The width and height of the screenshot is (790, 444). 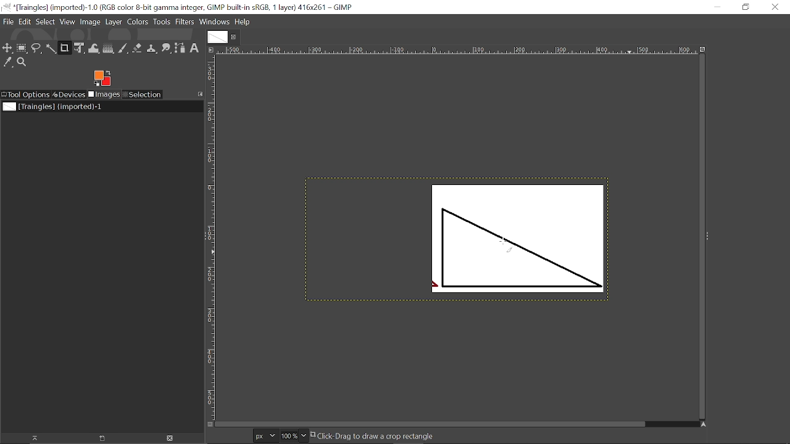 What do you see at coordinates (211, 235) in the screenshot?
I see `Vertical ruler` at bounding box center [211, 235].